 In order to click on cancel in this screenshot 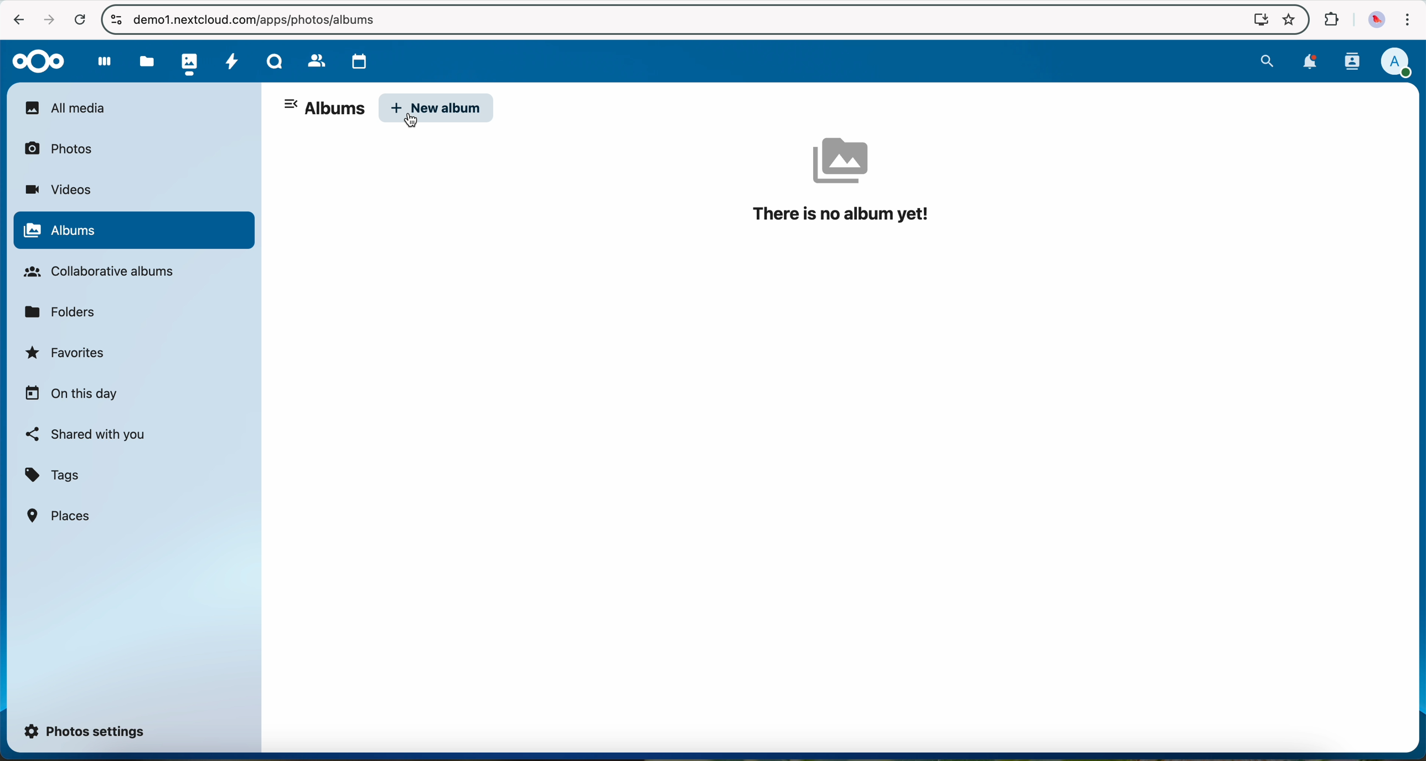, I will do `click(80, 20)`.